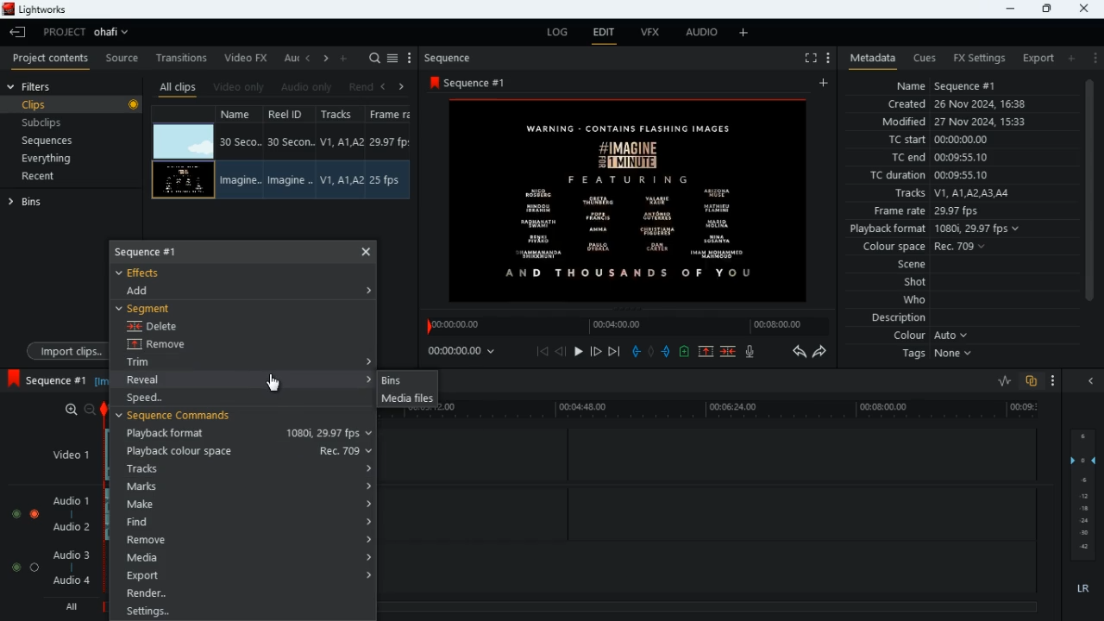  I want to click on source, so click(122, 59).